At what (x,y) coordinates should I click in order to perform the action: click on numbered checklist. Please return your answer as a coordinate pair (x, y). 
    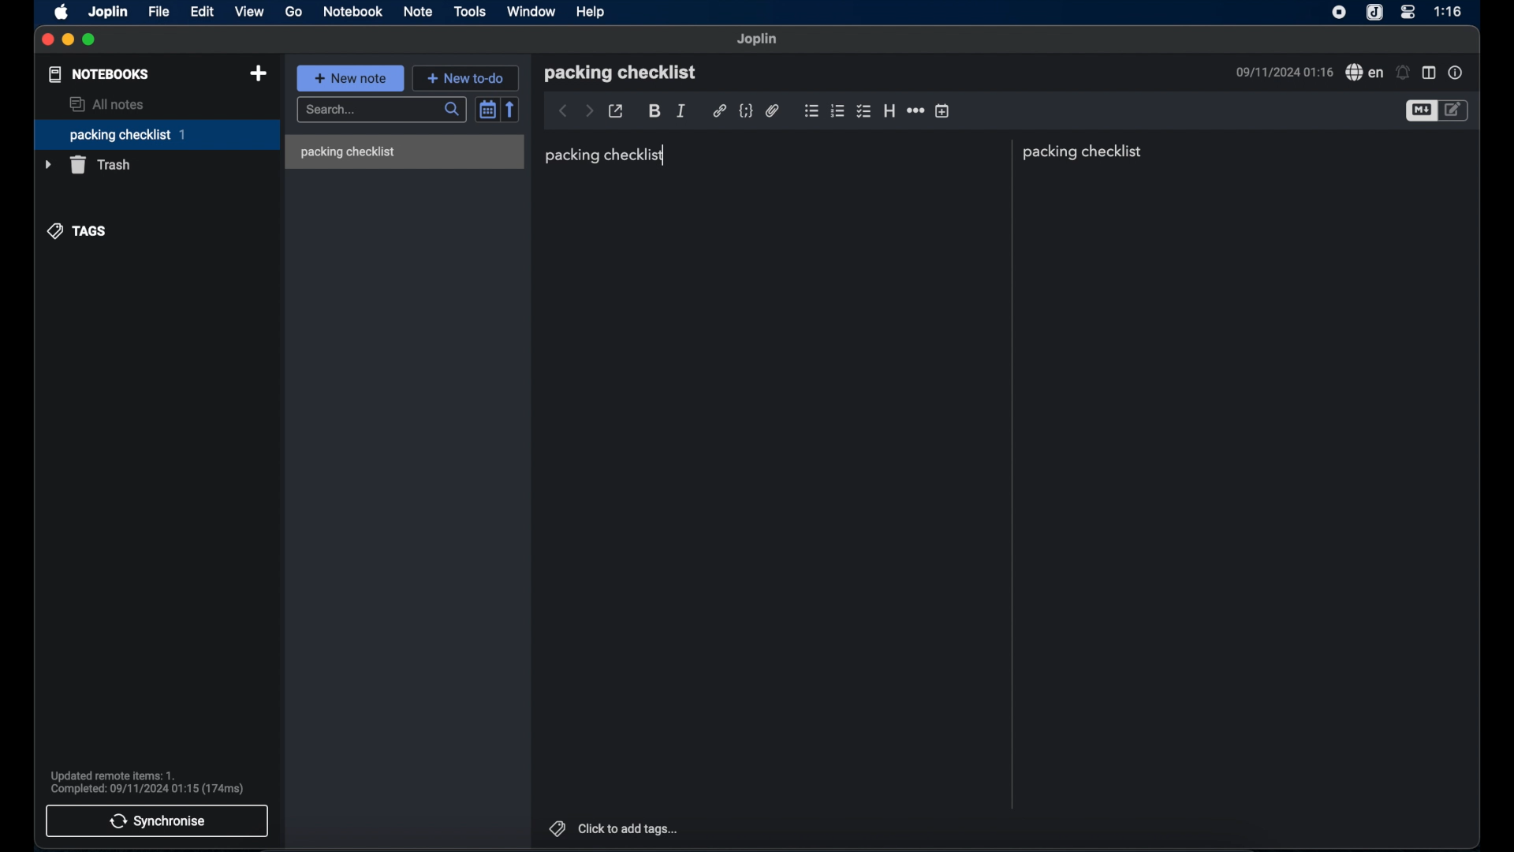
    Looking at the image, I should click on (838, 112).